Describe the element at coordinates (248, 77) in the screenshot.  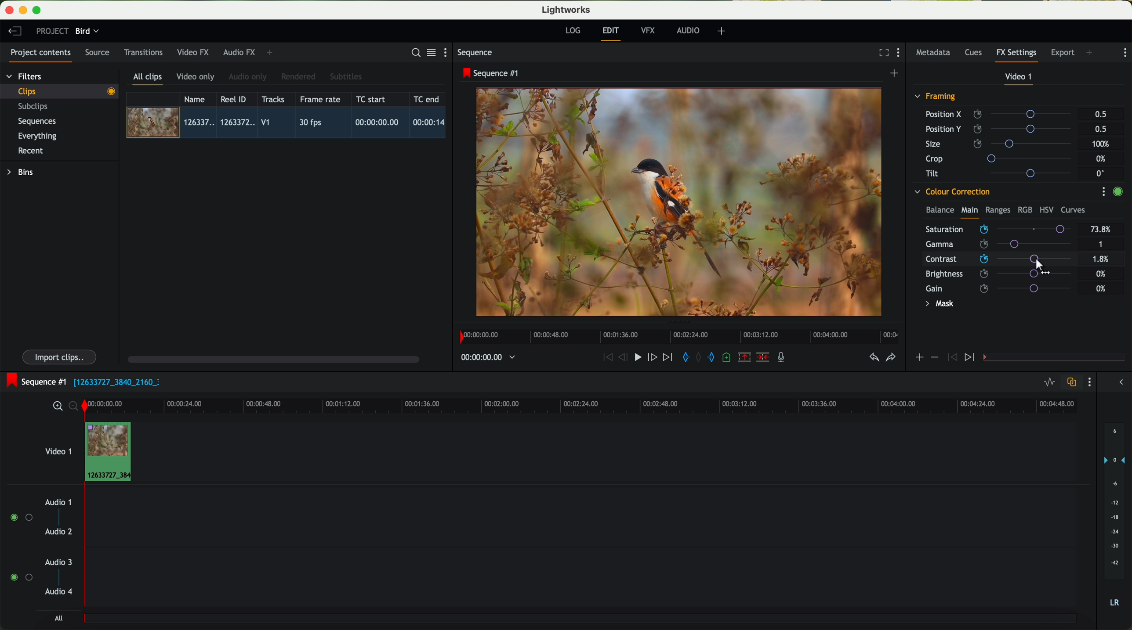
I see `audio only` at that location.